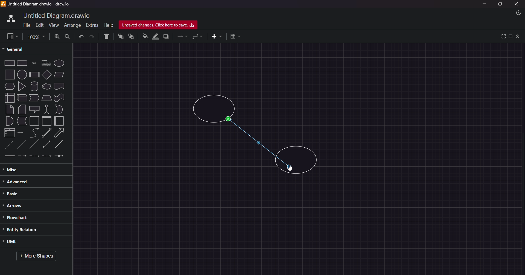 The image size is (525, 275). I want to click on Advanced, so click(27, 181).